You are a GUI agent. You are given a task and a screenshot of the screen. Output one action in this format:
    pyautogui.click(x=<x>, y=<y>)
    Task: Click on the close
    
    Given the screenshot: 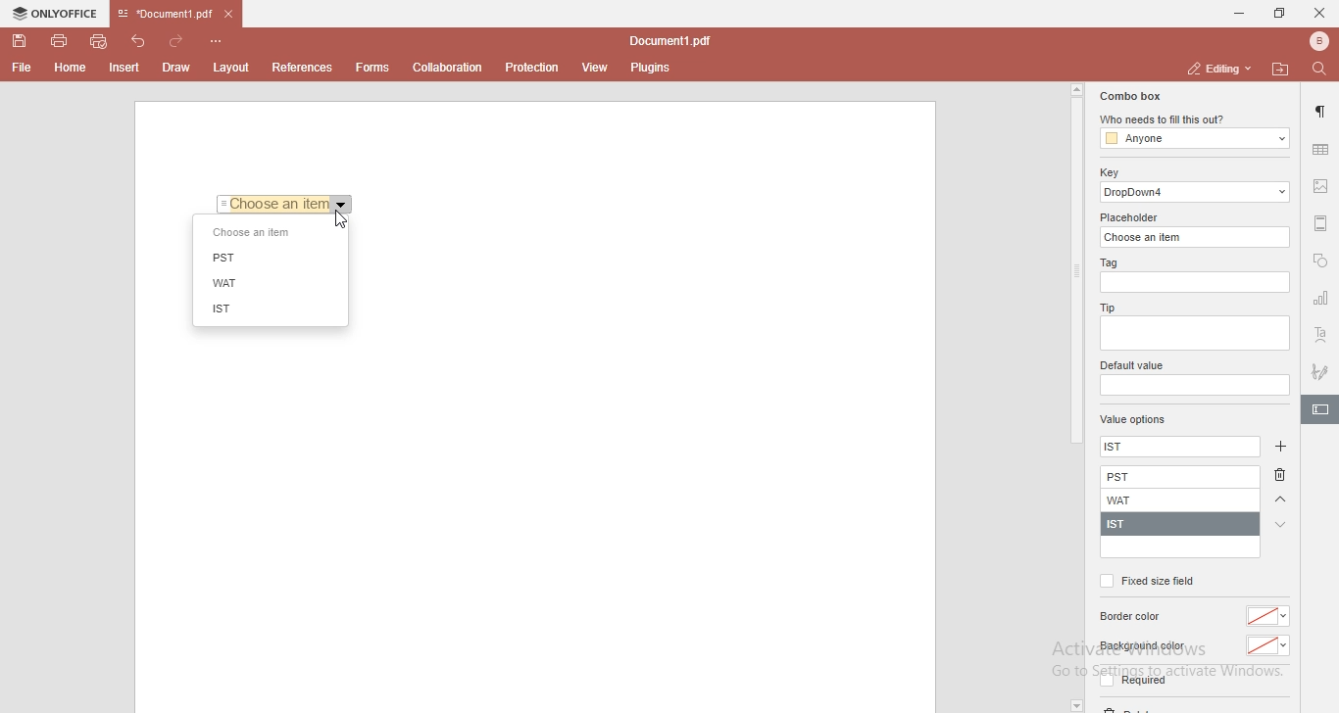 What is the action you would take?
    pyautogui.click(x=1319, y=12)
    